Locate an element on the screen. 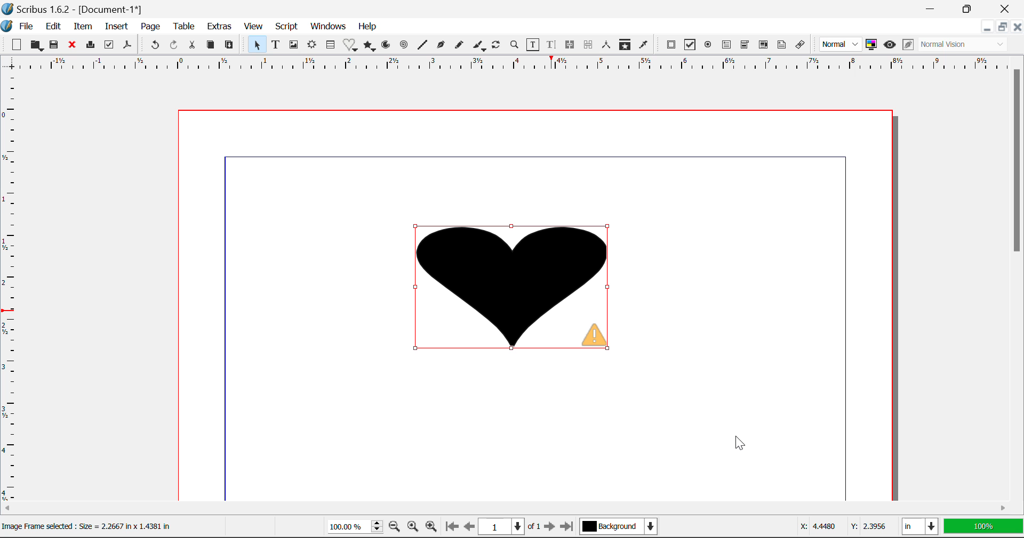  Open is located at coordinates (37, 45).